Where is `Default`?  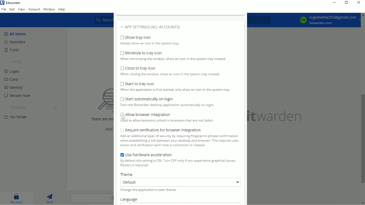
Default is located at coordinates (180, 182).